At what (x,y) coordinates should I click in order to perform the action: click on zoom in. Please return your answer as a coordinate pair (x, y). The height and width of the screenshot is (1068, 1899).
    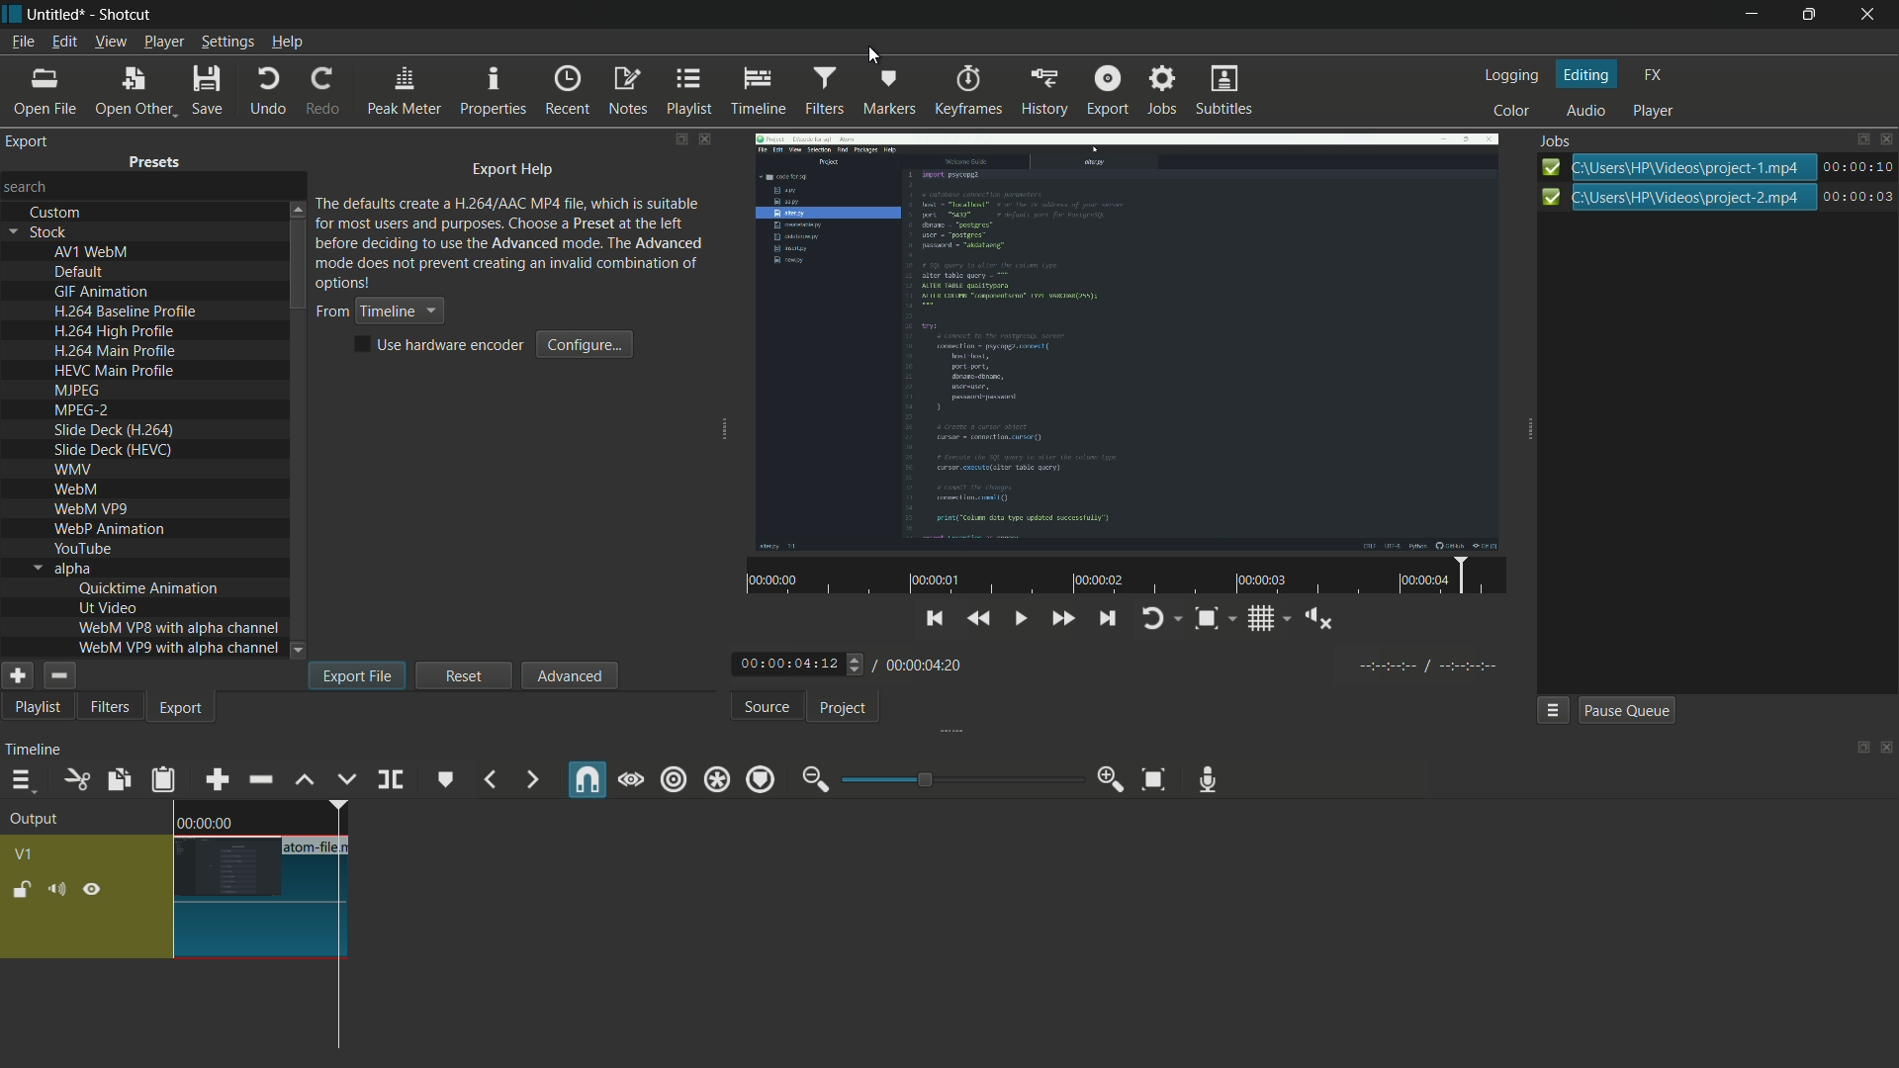
    Looking at the image, I should click on (1111, 780).